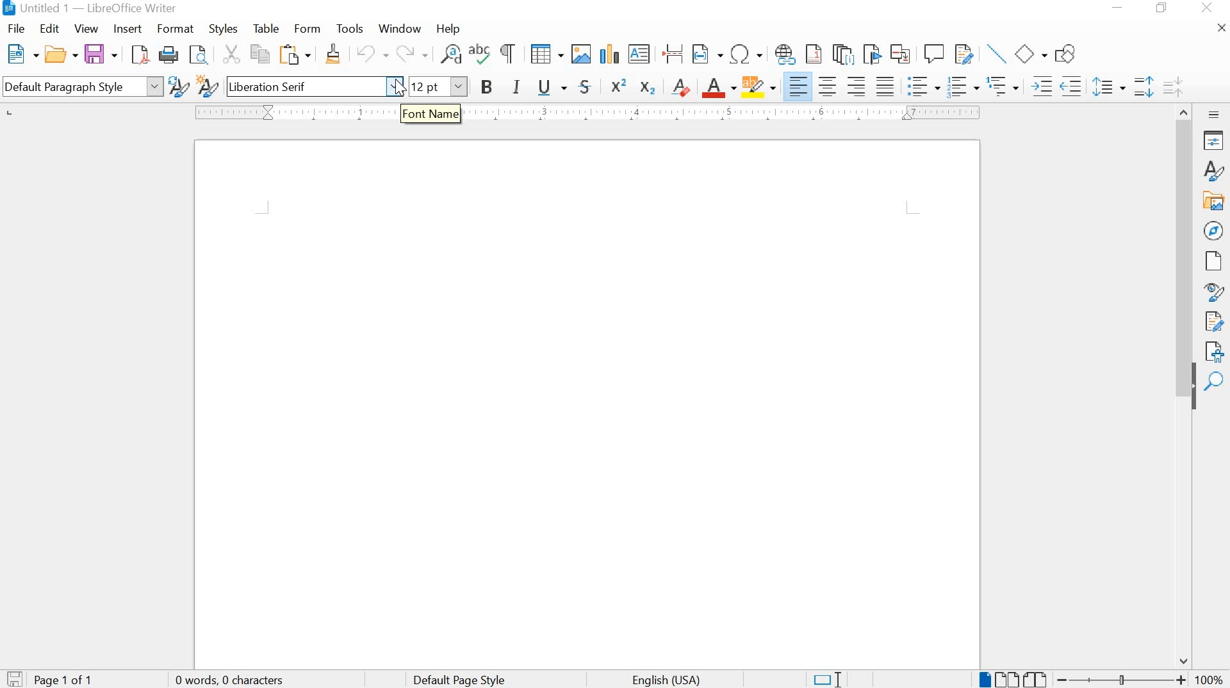  Describe the element at coordinates (1211, 261) in the screenshot. I see `PAGE` at that location.